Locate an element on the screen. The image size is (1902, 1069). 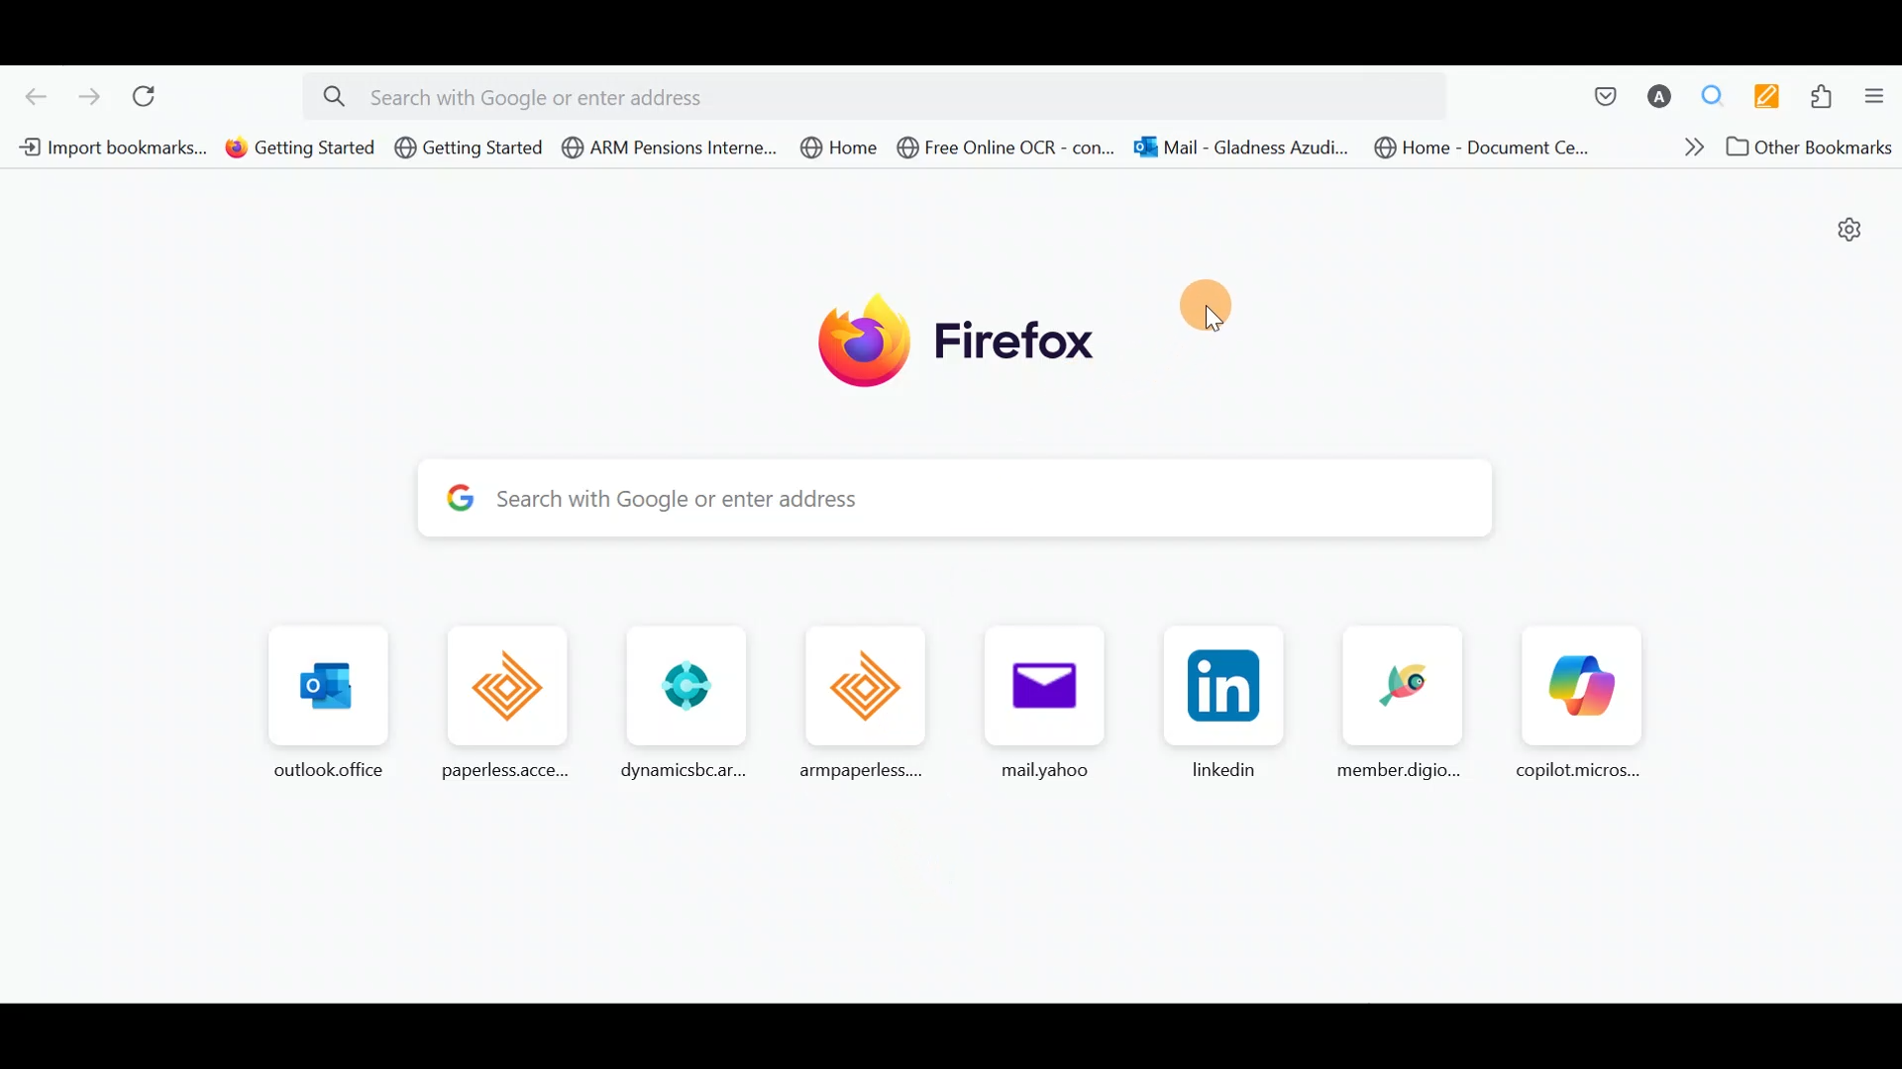
Multiple search & highlight is located at coordinates (1720, 95).